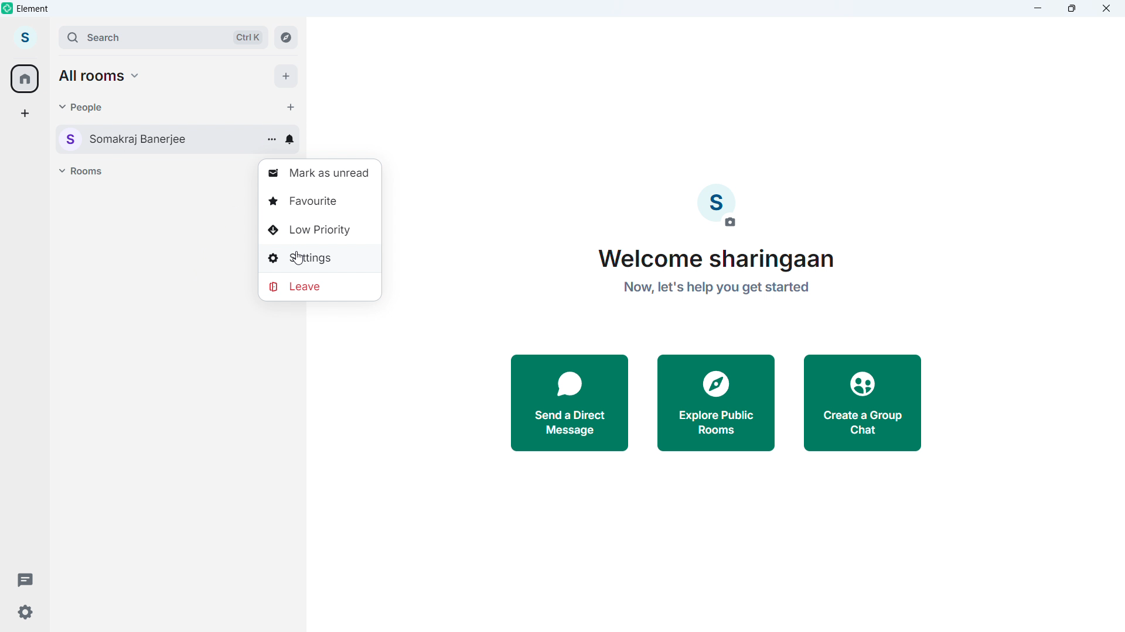  What do you see at coordinates (318, 286) in the screenshot?
I see `Leave ` at bounding box center [318, 286].